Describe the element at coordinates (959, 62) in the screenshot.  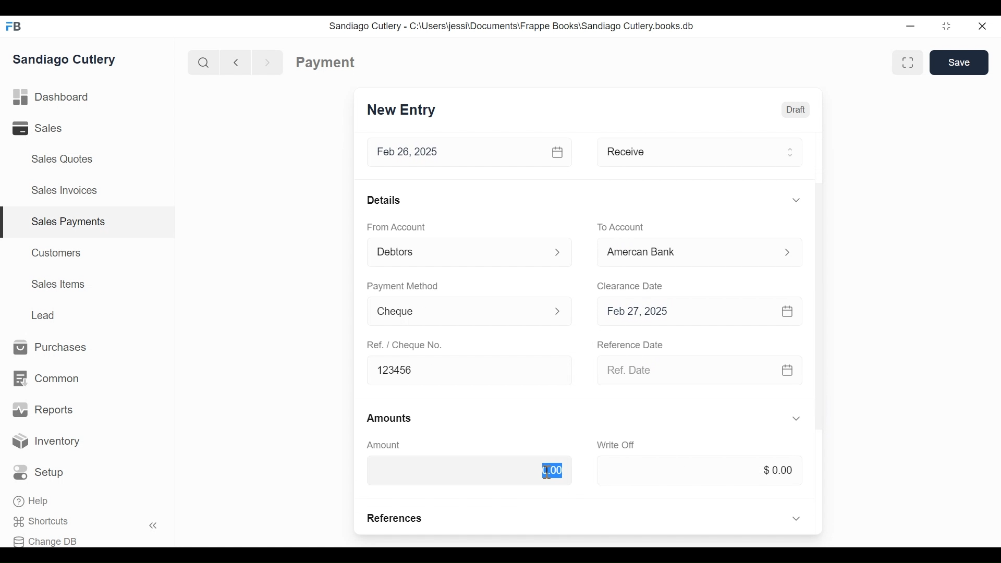
I see `Save` at that location.